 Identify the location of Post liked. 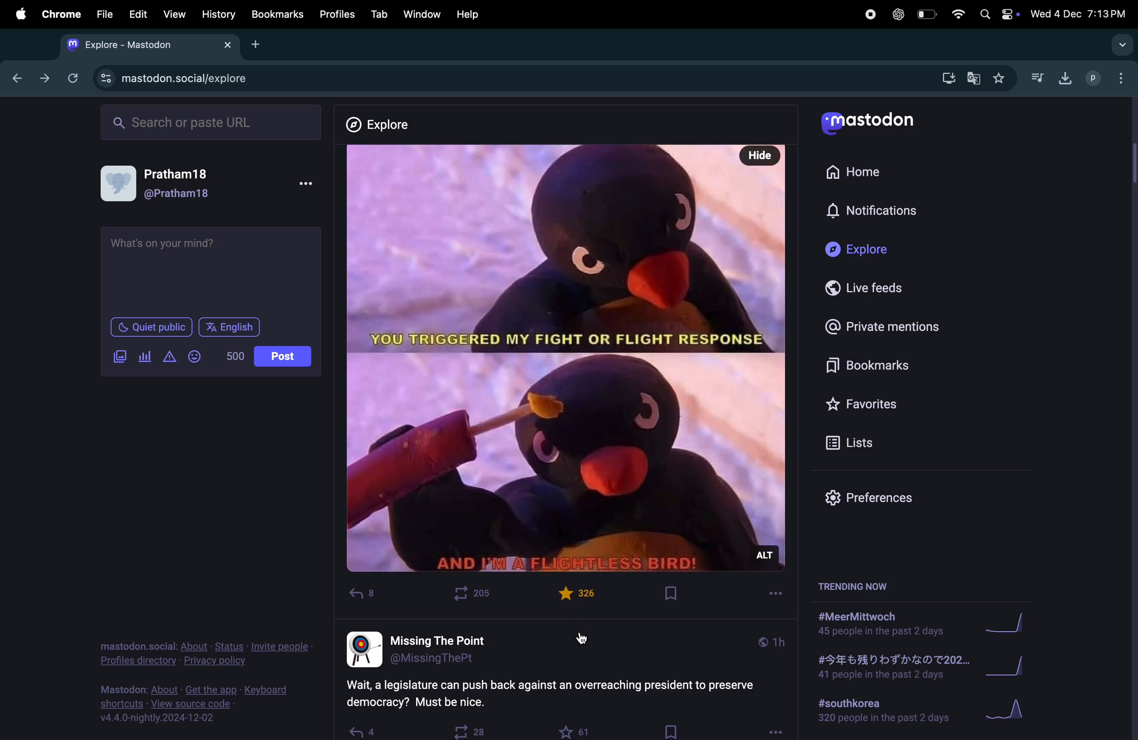
(580, 593).